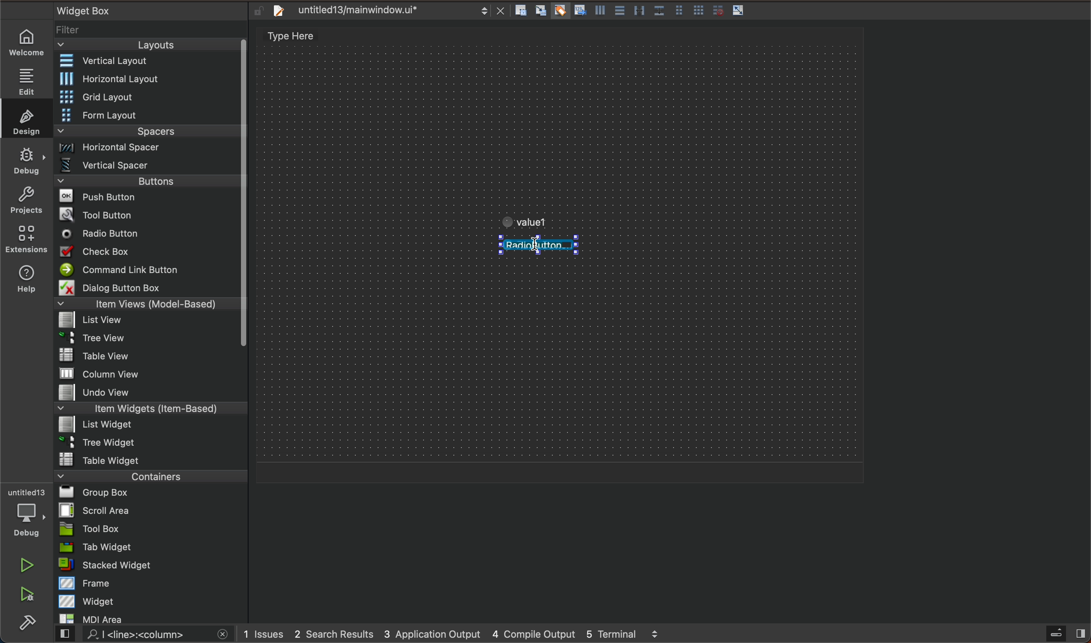  I want to click on , so click(619, 11).